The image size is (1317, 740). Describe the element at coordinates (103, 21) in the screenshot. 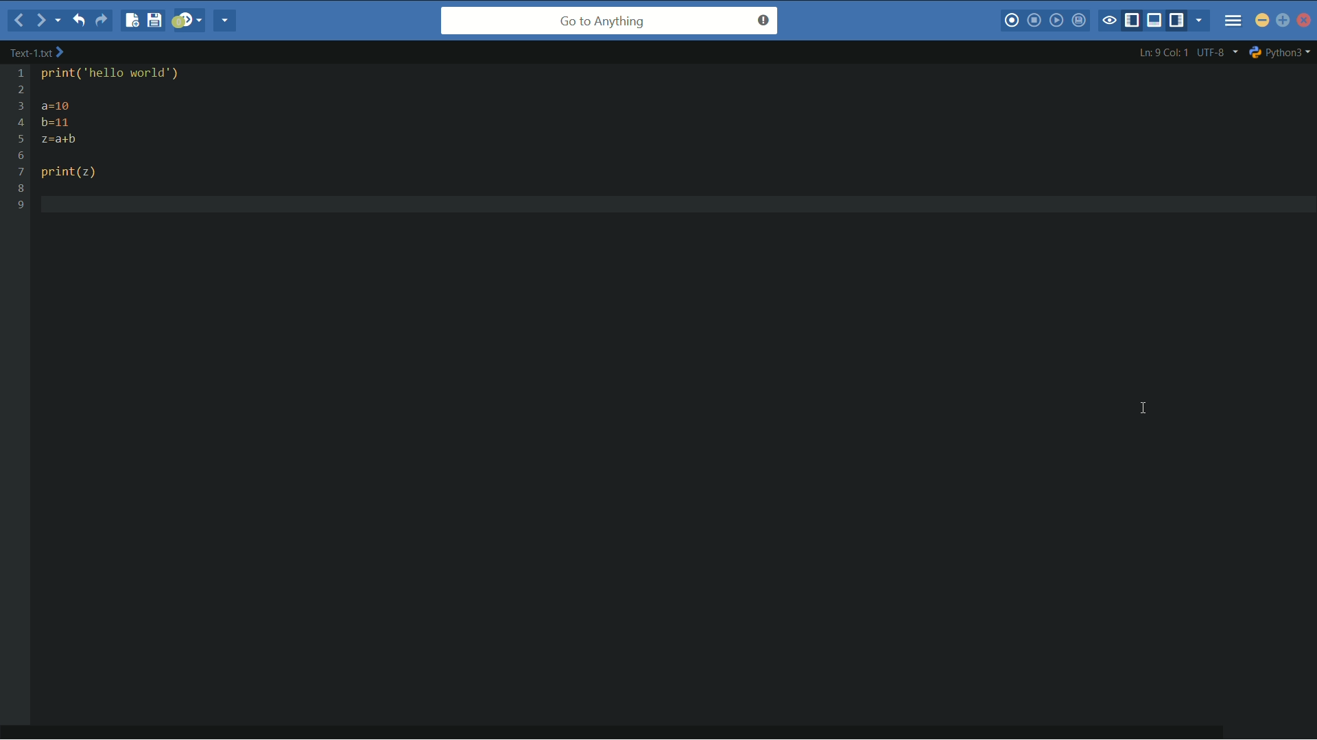

I see `redo` at that location.